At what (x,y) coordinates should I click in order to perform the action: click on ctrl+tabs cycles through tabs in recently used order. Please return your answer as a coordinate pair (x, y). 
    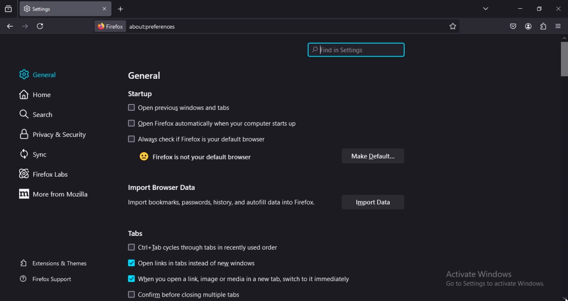
    Looking at the image, I should click on (207, 247).